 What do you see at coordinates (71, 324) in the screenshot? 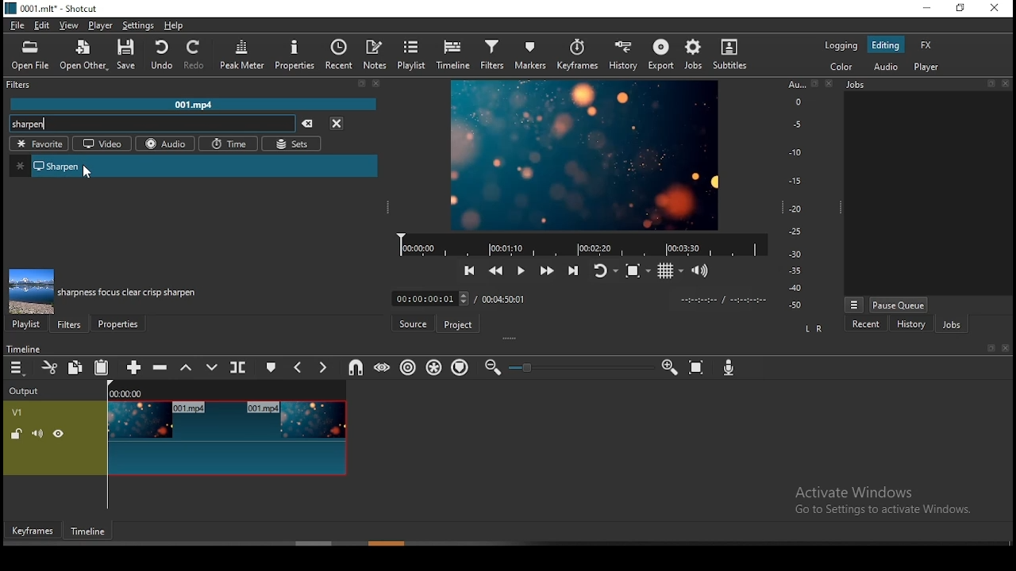
I see `filters` at bounding box center [71, 324].